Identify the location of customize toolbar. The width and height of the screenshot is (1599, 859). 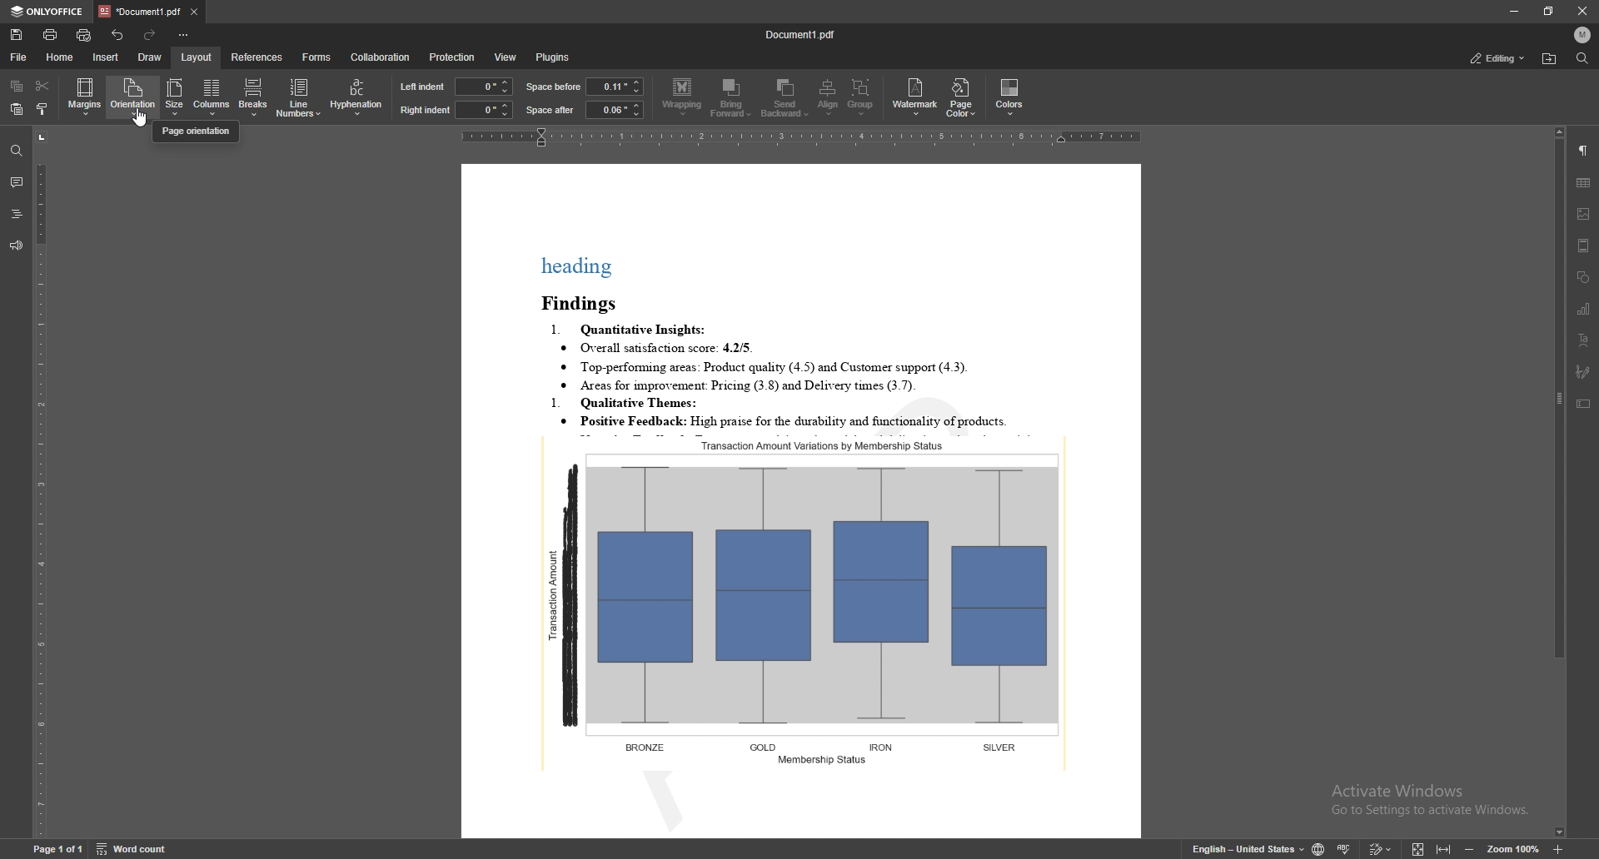
(182, 34).